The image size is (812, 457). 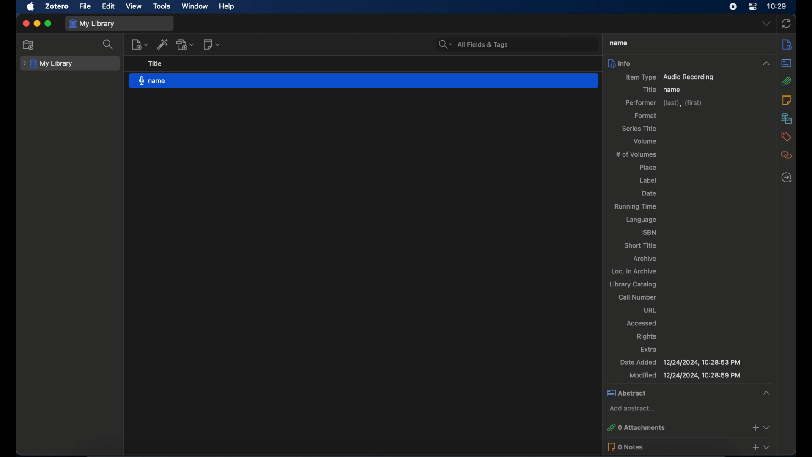 I want to click on notes, so click(x=786, y=100).